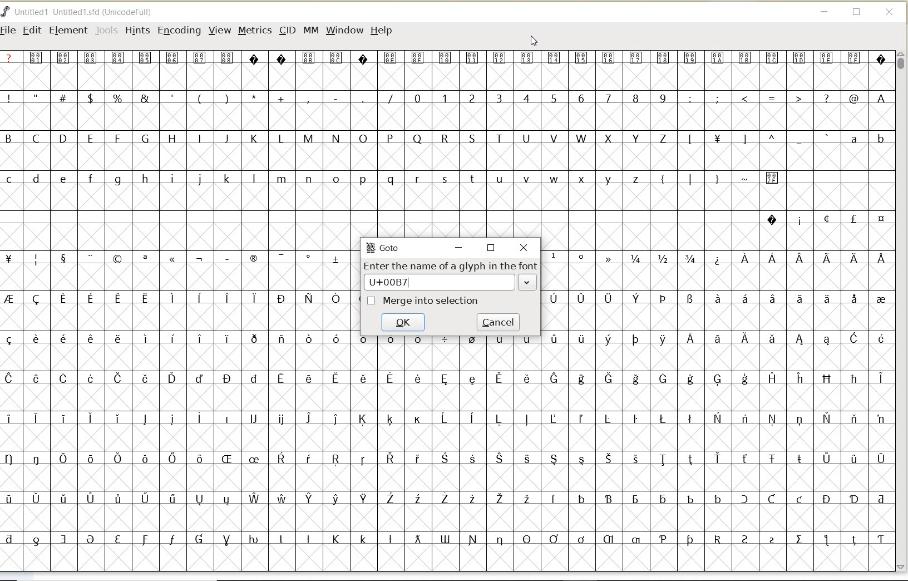  What do you see at coordinates (422, 302) in the screenshot?
I see `merge into selection` at bounding box center [422, 302].